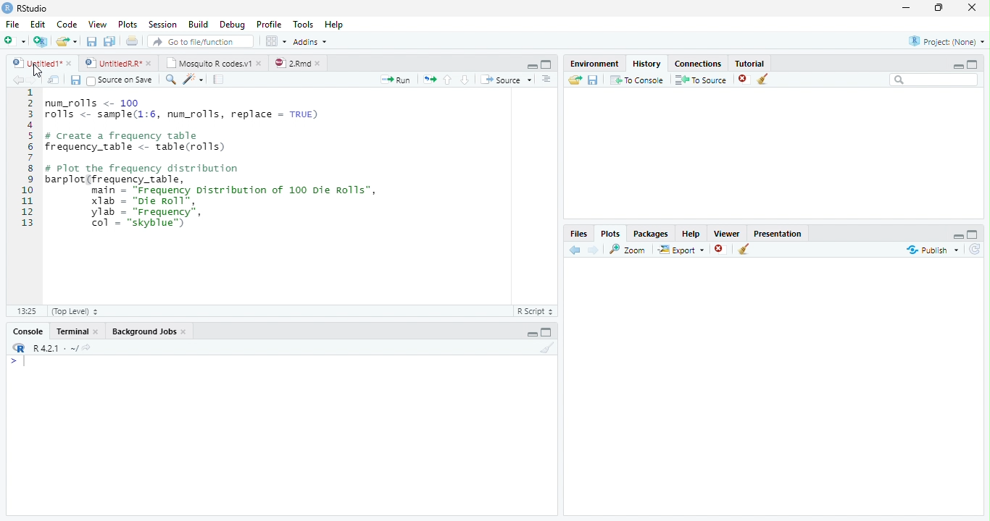 The height and width of the screenshot is (521, 990). I want to click on Help, so click(336, 24).